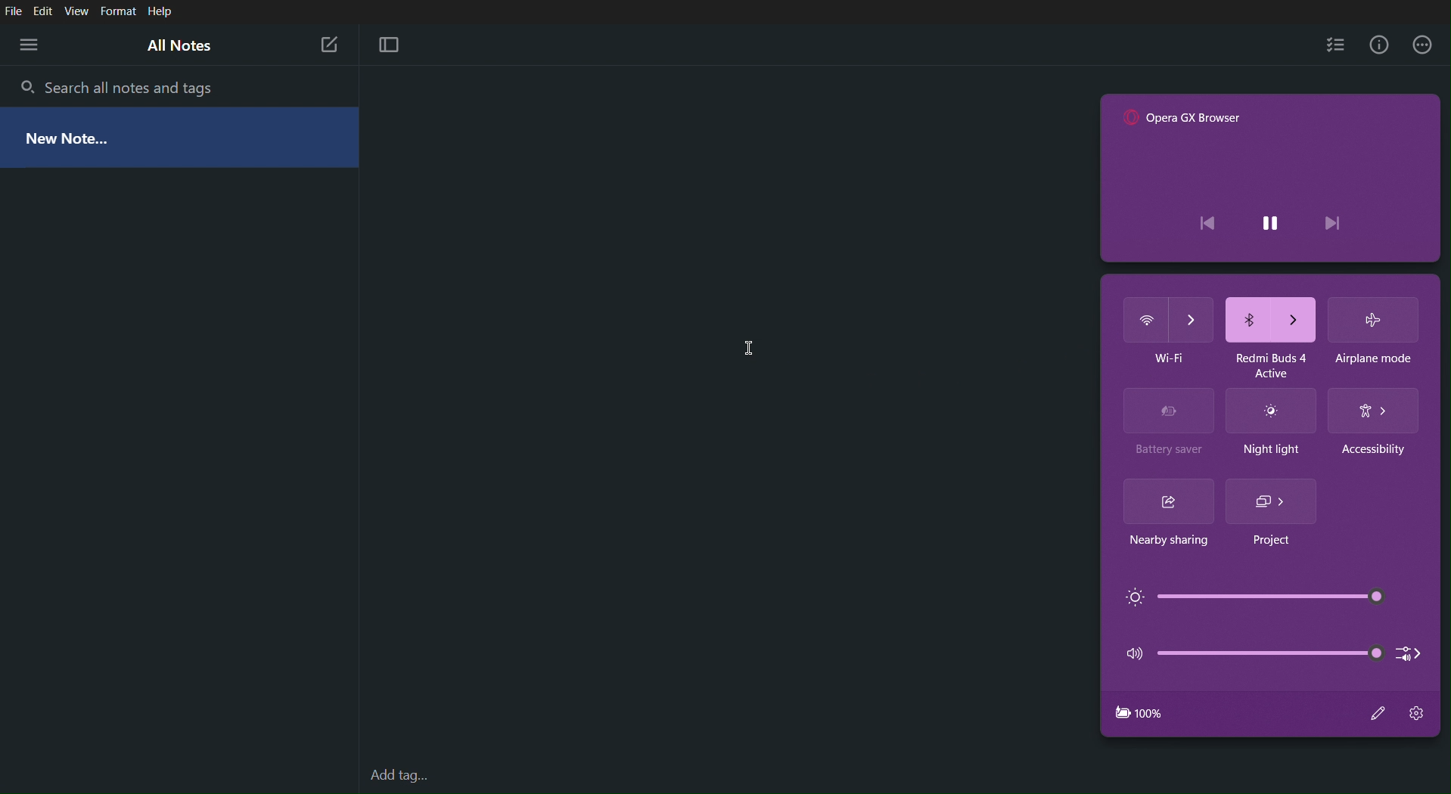 This screenshot has height=794, width=1451. What do you see at coordinates (1271, 317) in the screenshot?
I see `Bluetooth` at bounding box center [1271, 317].